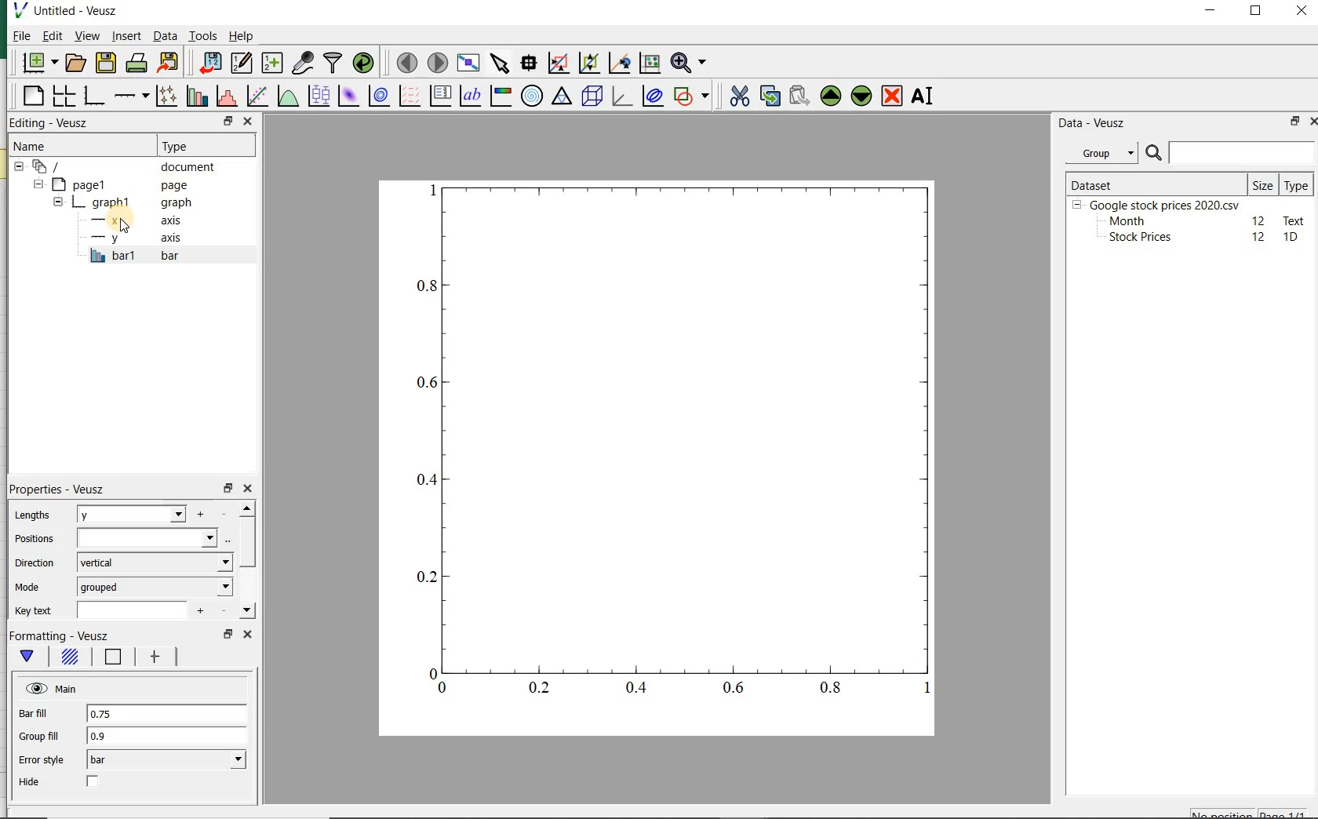 This screenshot has width=1318, height=819. I want to click on bar1, so click(130, 257).